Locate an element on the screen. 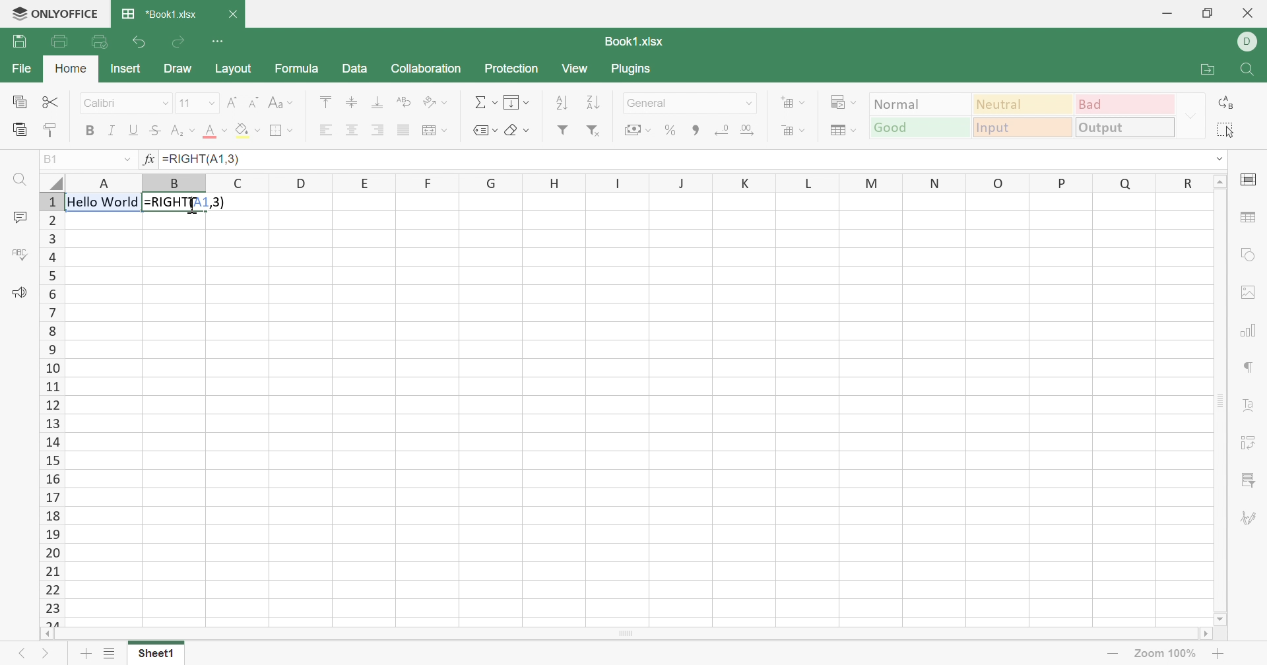  Pivot table settings is located at coordinates (1247, 444).